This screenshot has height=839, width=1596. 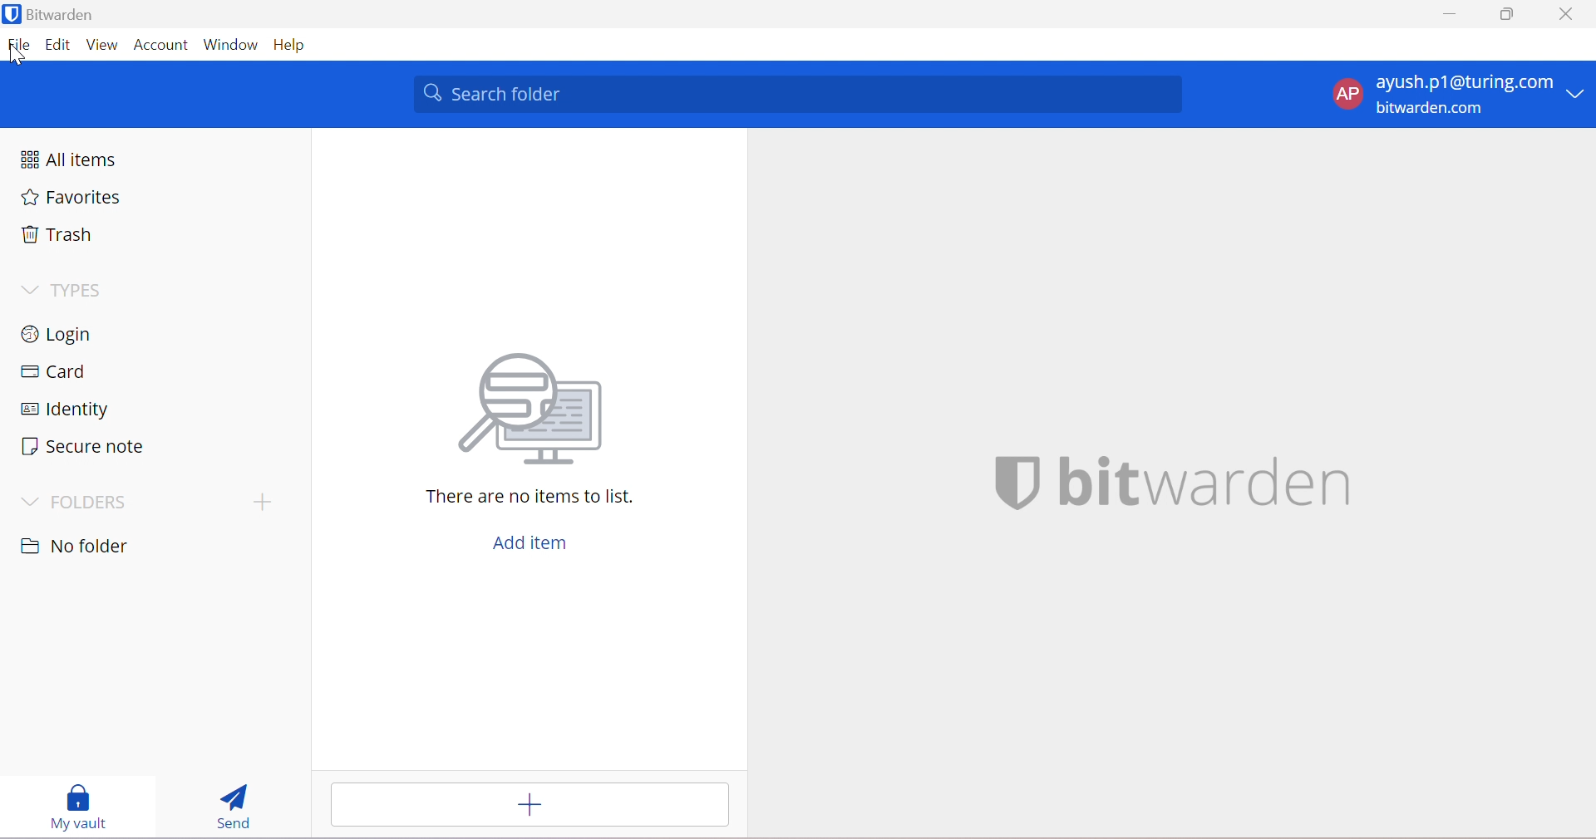 I want to click on All items, so click(x=68, y=157).